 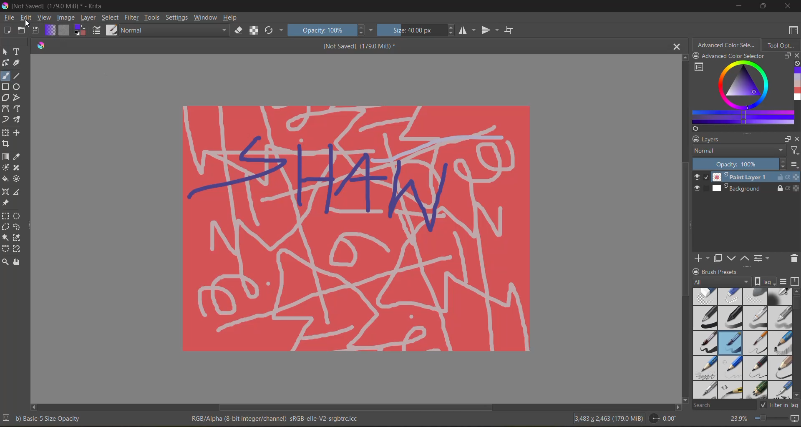 I want to click on maximize, so click(x=764, y=7).